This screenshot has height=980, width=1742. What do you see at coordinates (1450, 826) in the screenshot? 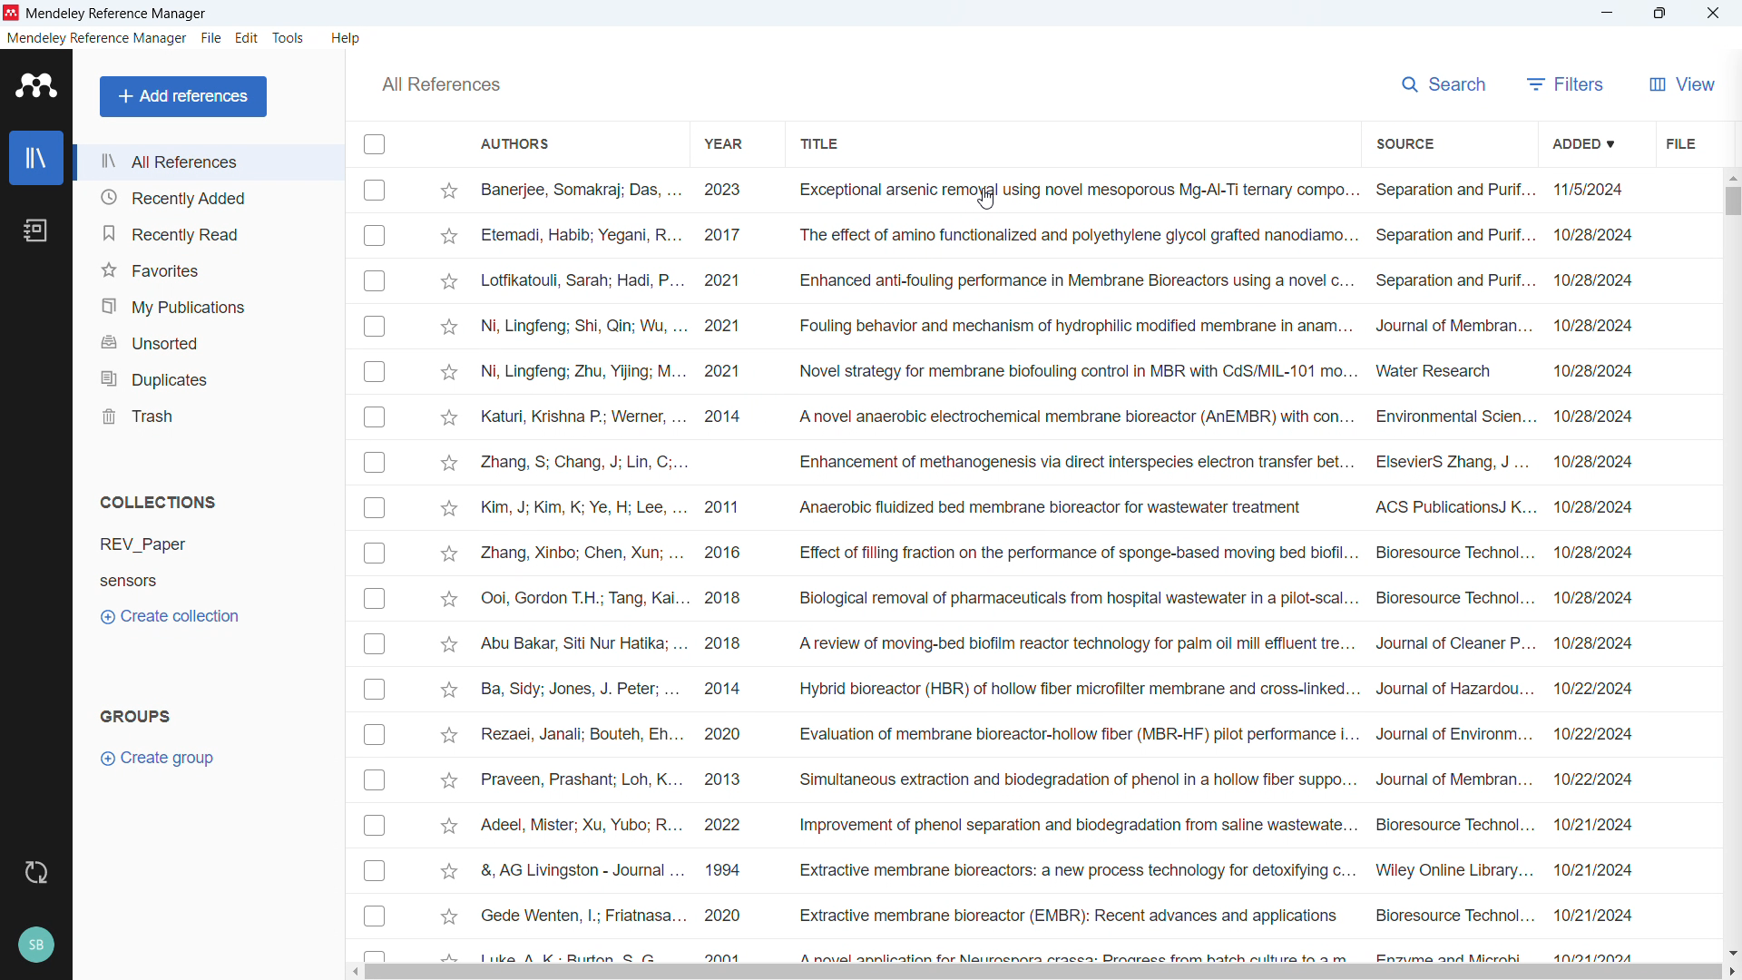
I see `bioresource technology` at bounding box center [1450, 826].